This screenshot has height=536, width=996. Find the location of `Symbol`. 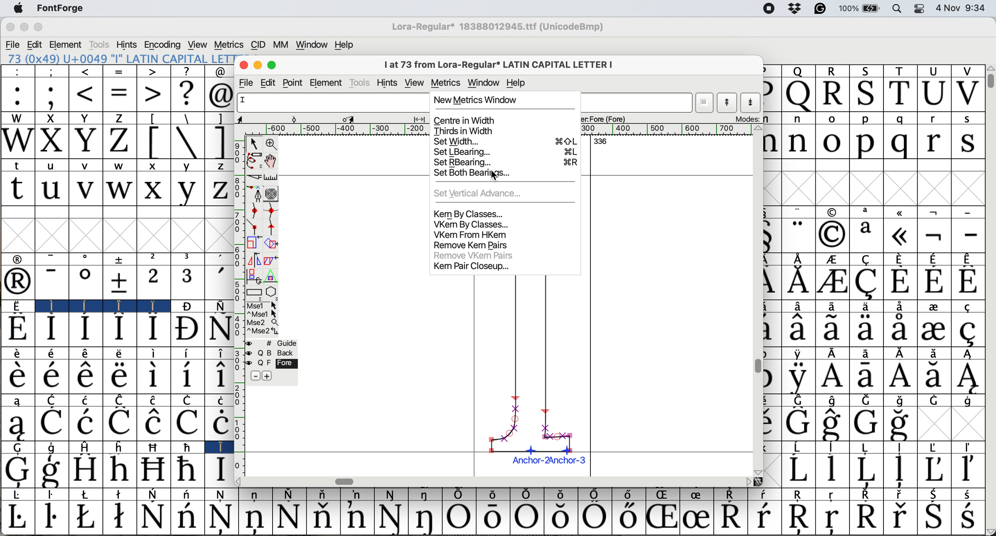

Symbol is located at coordinates (426, 518).